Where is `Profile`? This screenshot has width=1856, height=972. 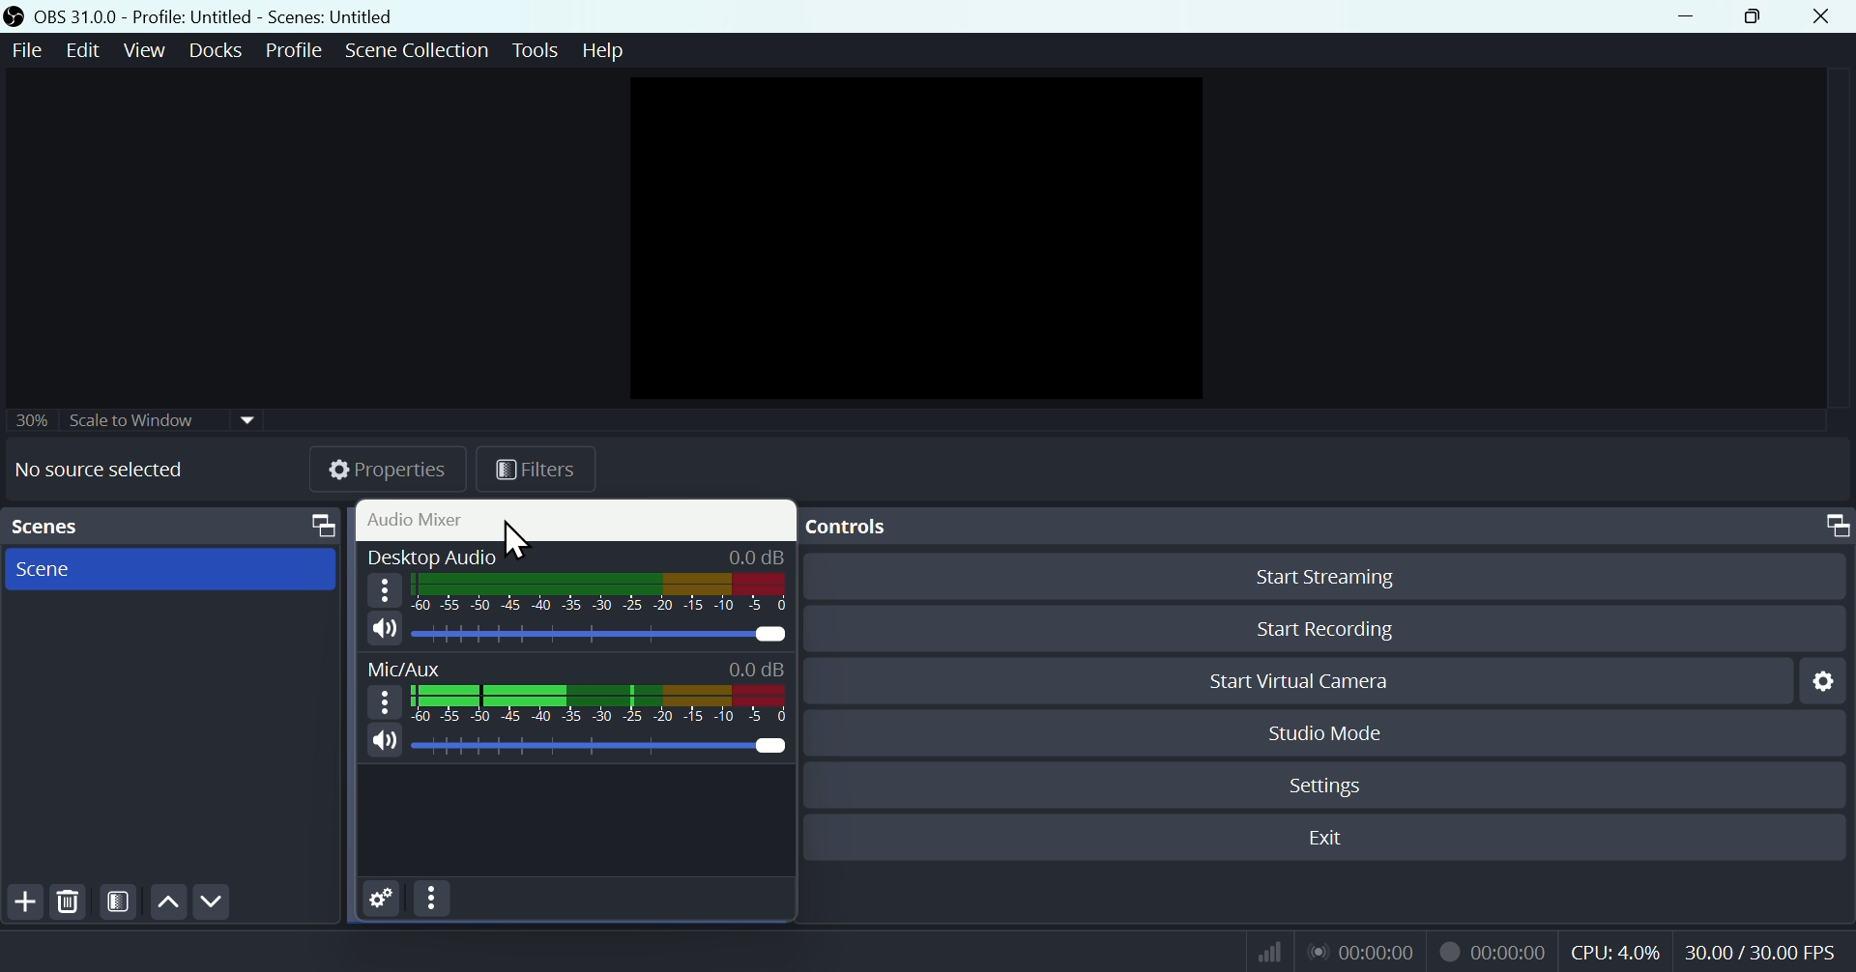
Profile is located at coordinates (288, 46).